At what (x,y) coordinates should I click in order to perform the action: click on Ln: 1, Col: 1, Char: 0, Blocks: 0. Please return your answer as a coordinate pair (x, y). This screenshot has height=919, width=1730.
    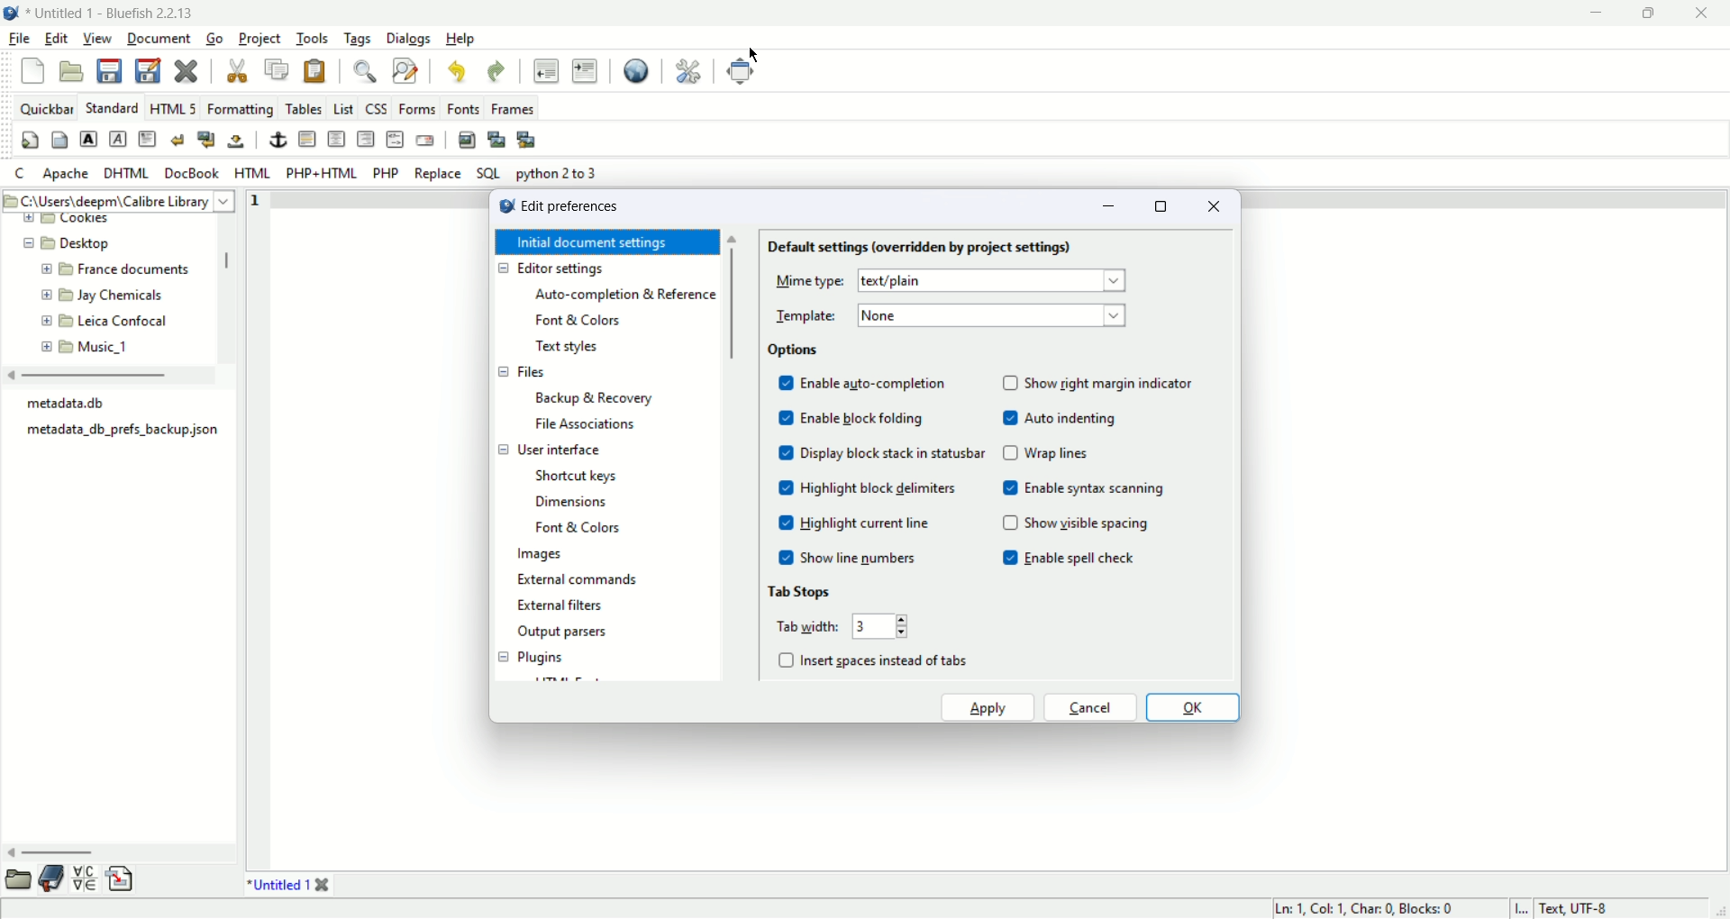
    Looking at the image, I should click on (1360, 906).